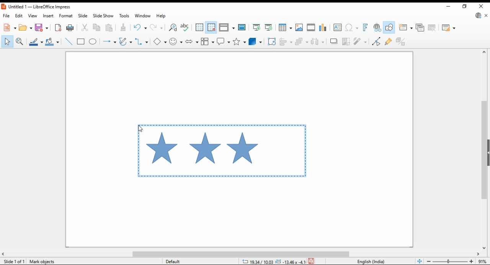 Image resolution: width=490 pixels, height=265 pixels. Describe the element at coordinates (42, 27) in the screenshot. I see `save` at that location.